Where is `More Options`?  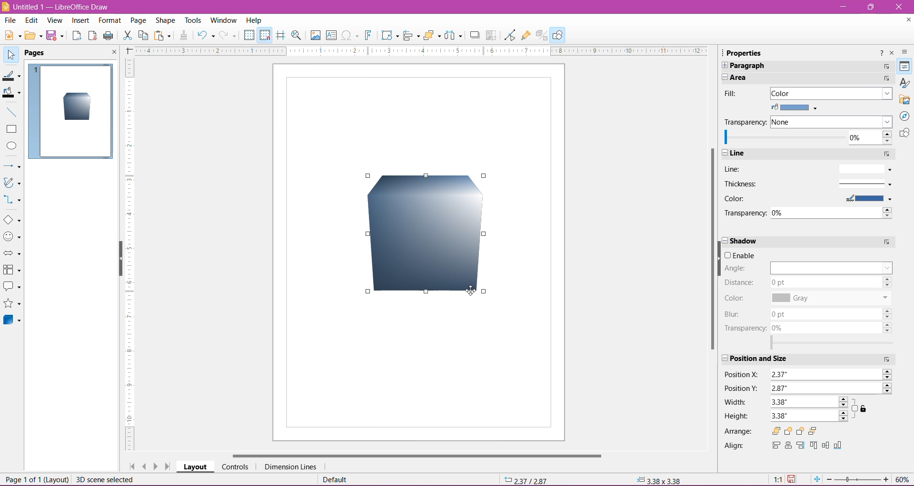
More Options is located at coordinates (888, 65).